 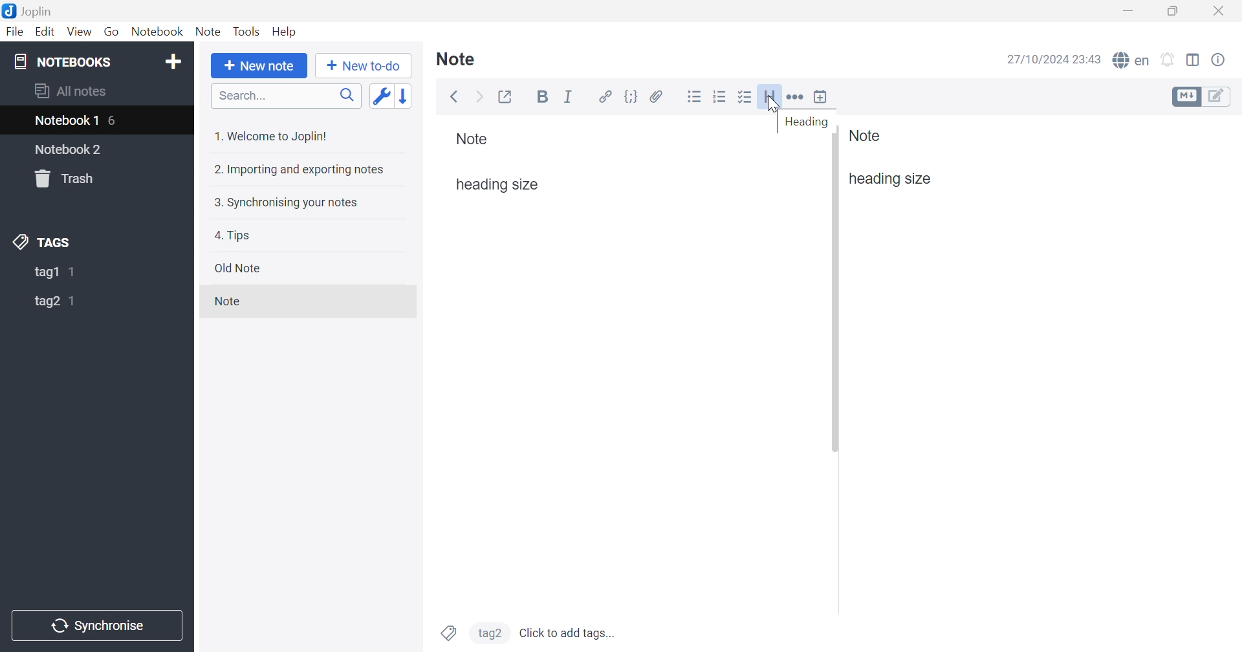 I want to click on 1, so click(x=75, y=272).